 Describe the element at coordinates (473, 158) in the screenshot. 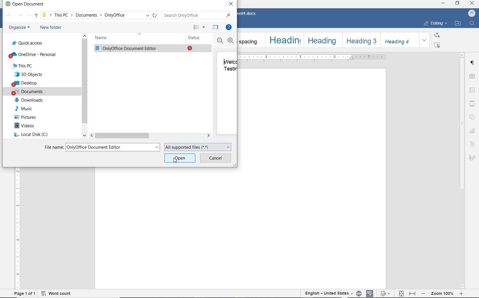

I see `Signature` at that location.